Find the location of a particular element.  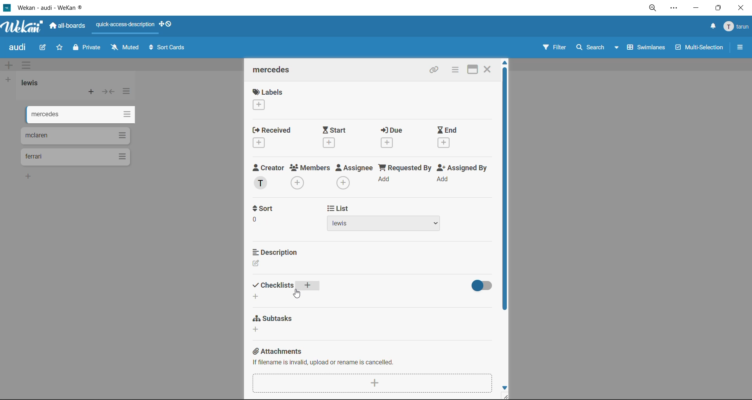

sort is located at coordinates (266, 223).